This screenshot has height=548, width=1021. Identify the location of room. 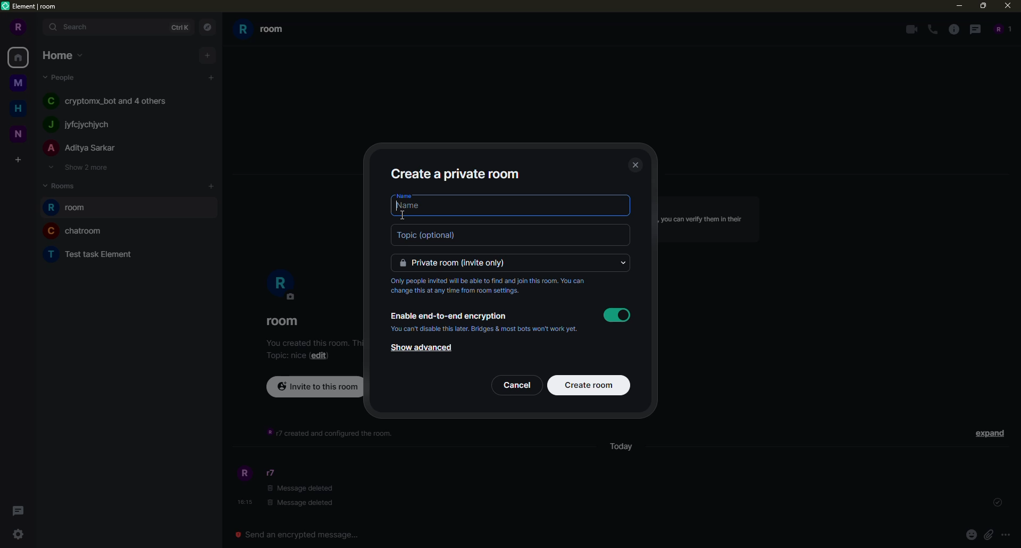
(266, 31).